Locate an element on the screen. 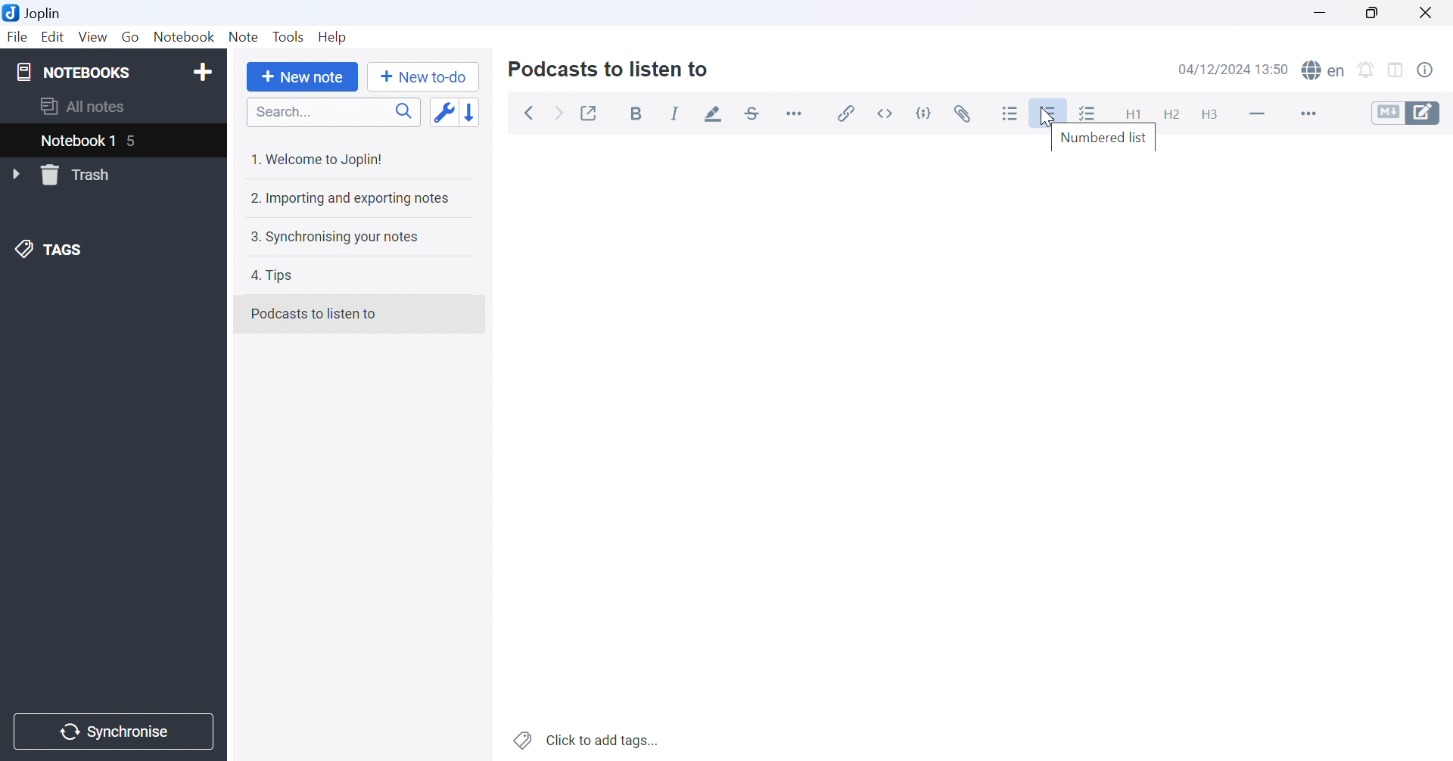  Help is located at coordinates (337, 38).